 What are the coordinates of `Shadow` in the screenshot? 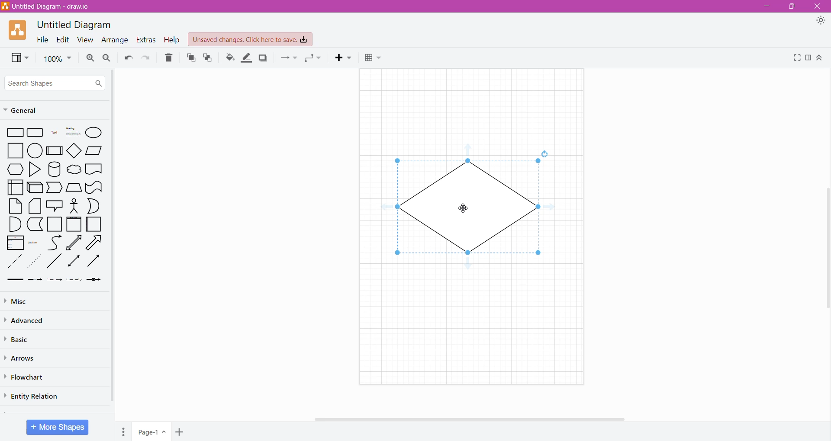 It's located at (264, 58).